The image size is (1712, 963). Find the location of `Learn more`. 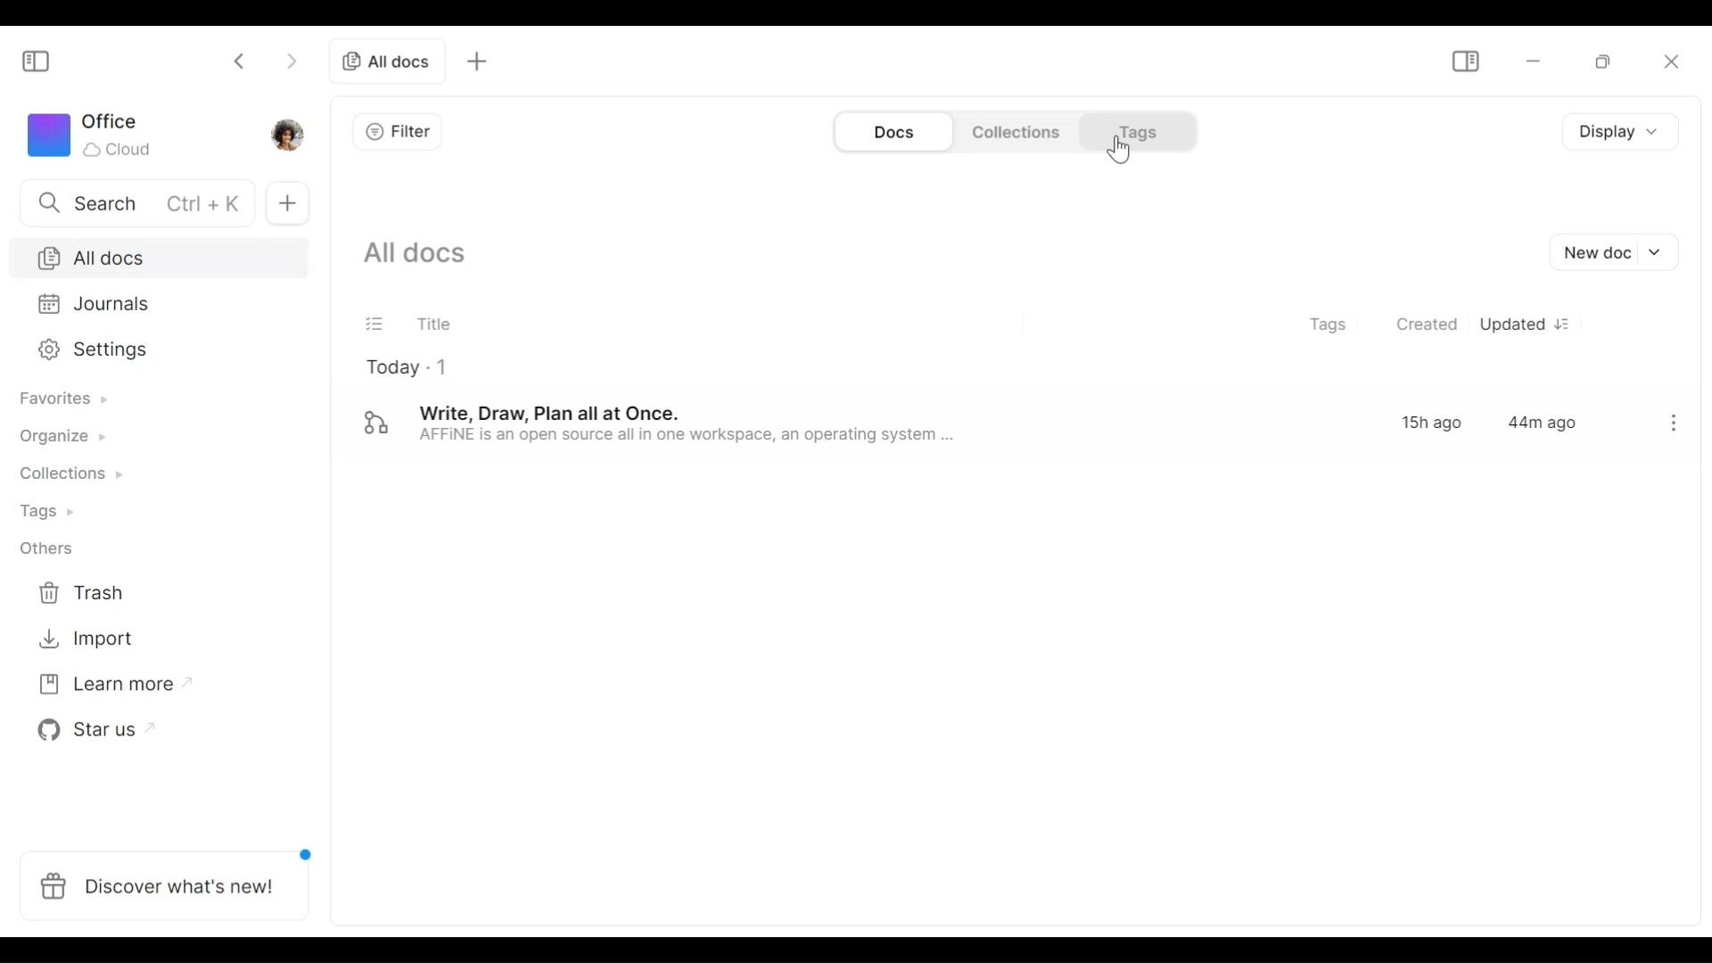

Learn more is located at coordinates (103, 687).